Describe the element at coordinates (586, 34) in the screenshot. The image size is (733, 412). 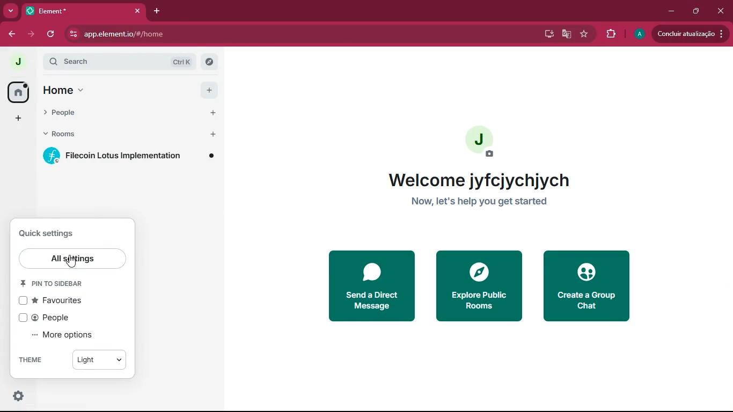
I see `favourite` at that location.